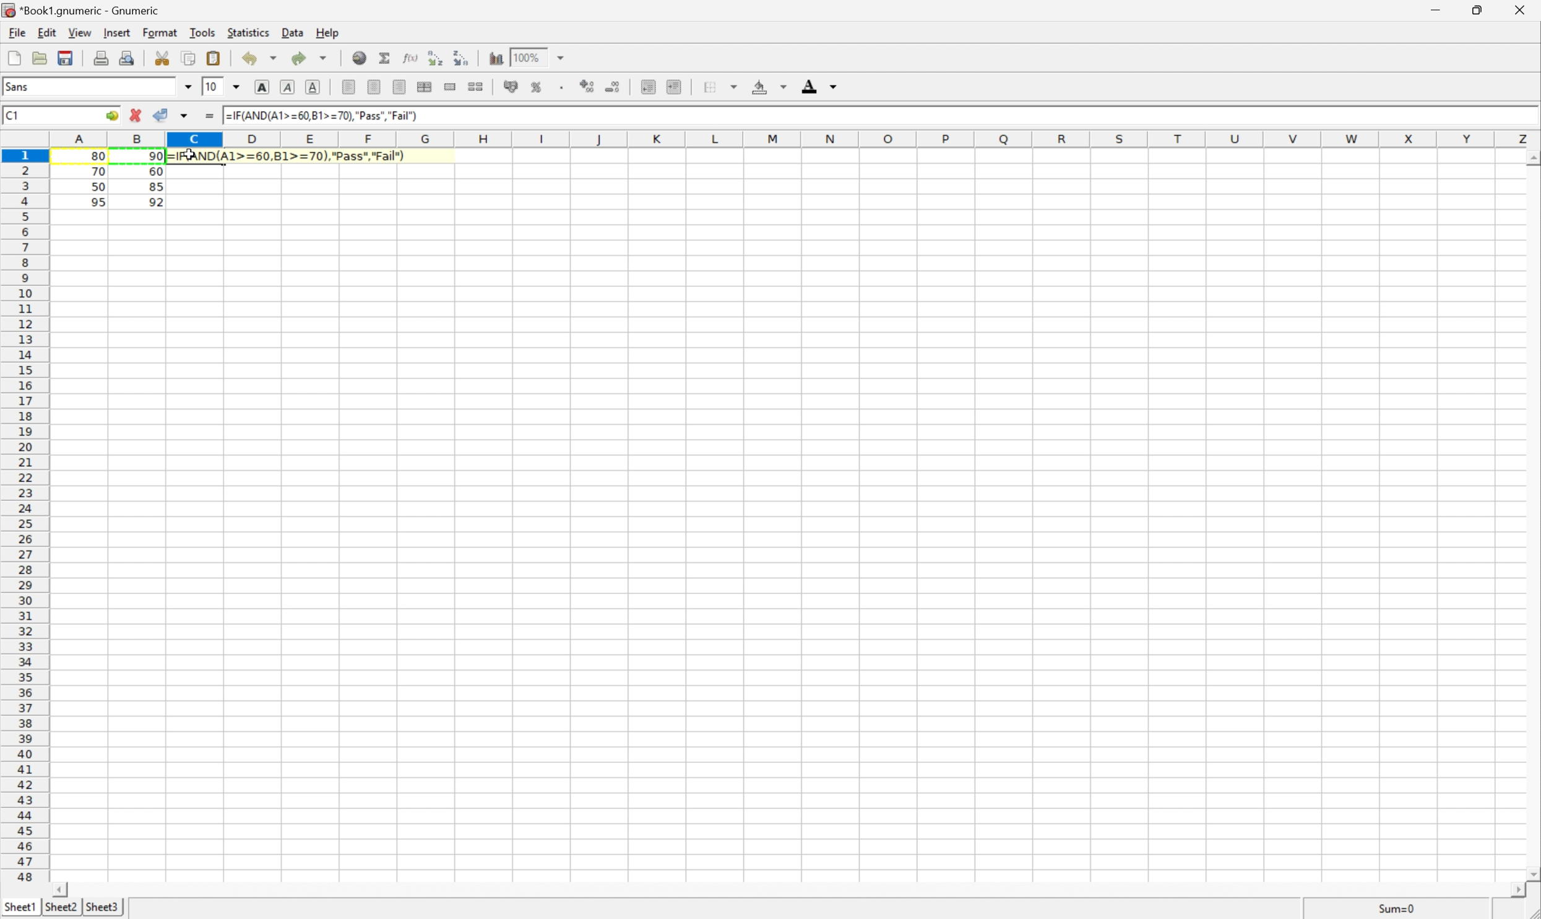 This screenshot has width=1541, height=919. I want to click on Cut the selection, so click(163, 57).